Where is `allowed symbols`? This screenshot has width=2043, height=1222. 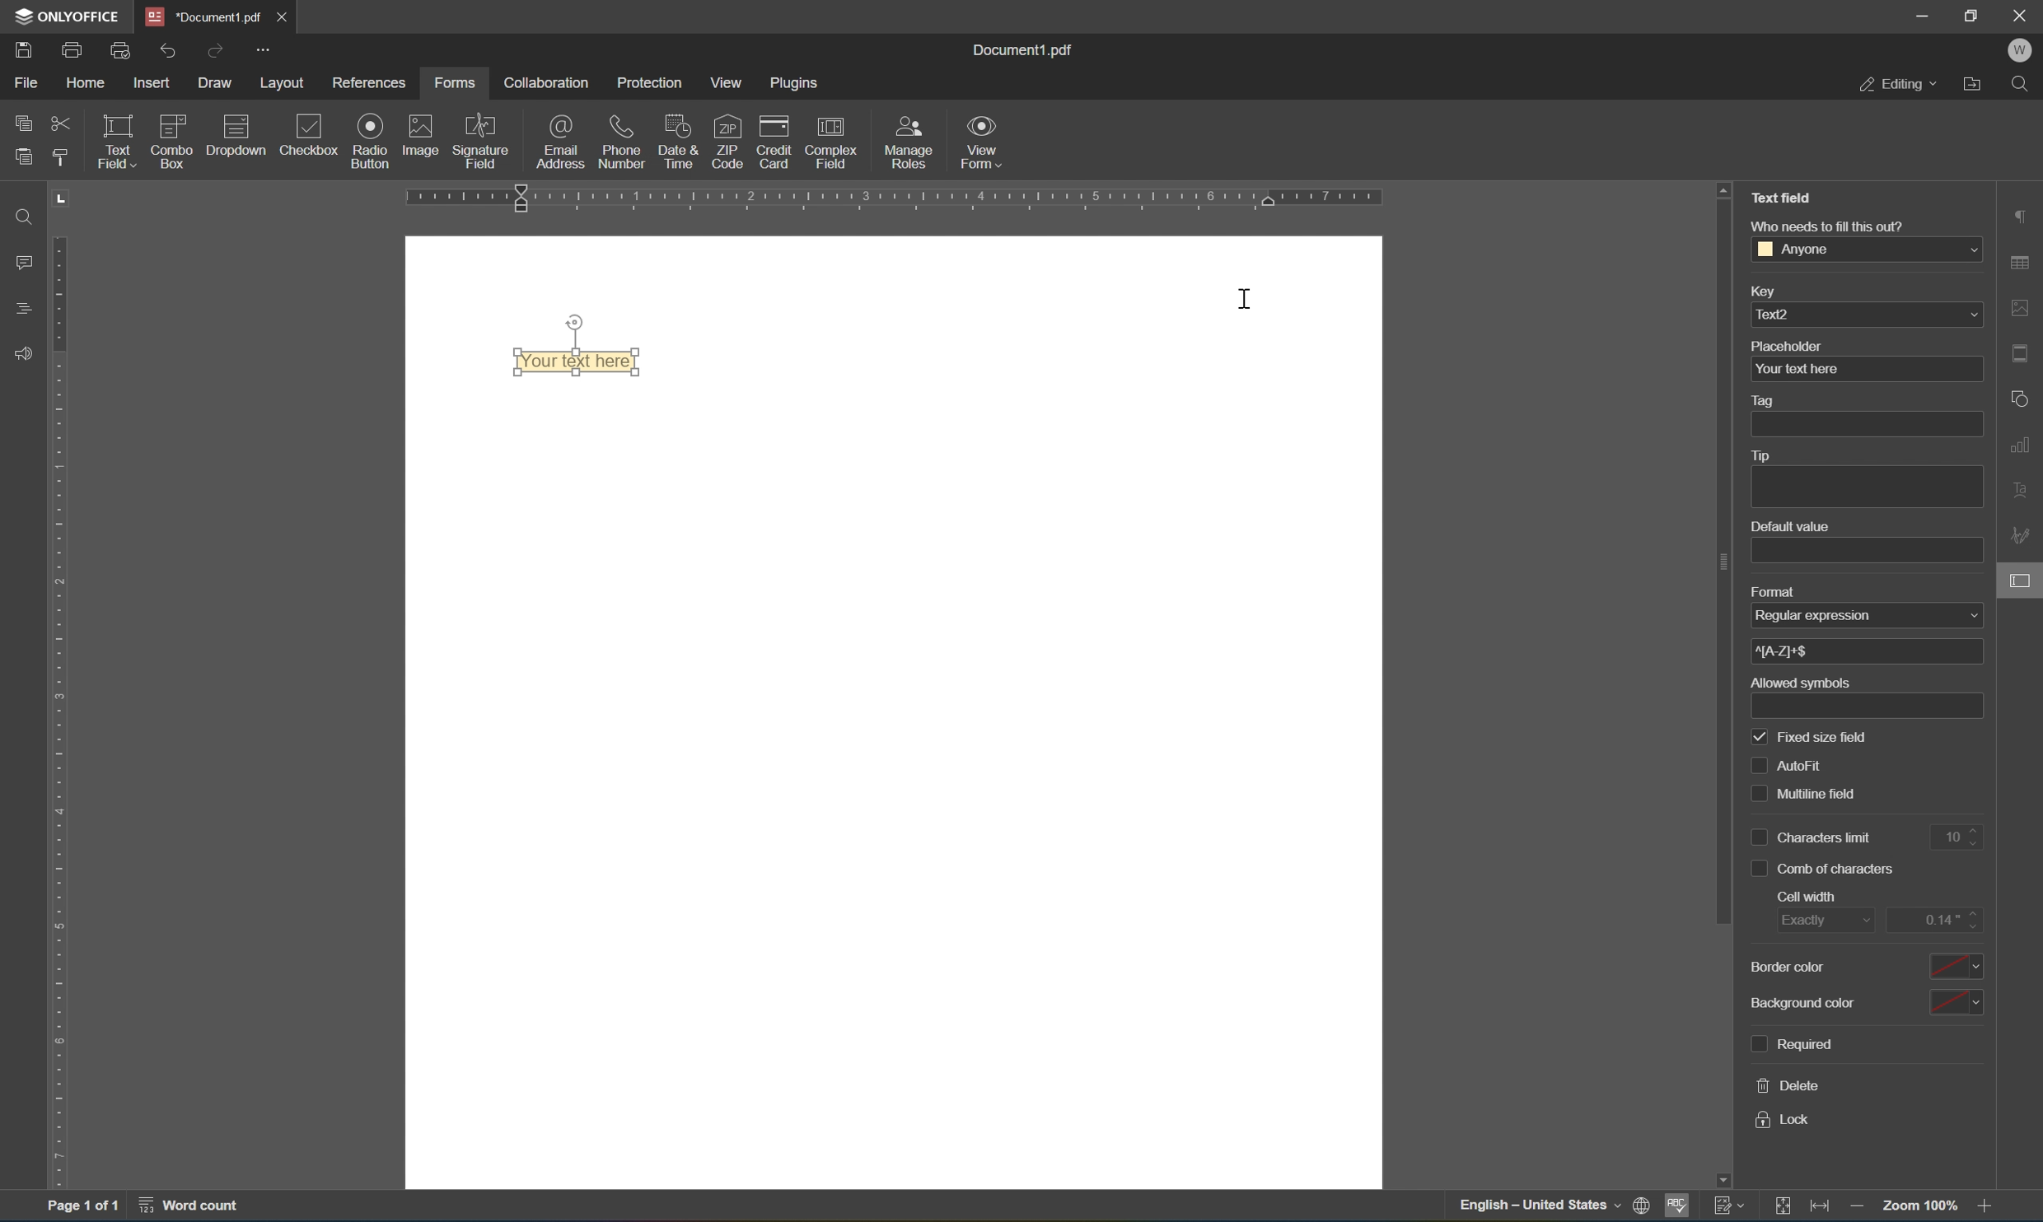 allowed symbols is located at coordinates (1804, 683).